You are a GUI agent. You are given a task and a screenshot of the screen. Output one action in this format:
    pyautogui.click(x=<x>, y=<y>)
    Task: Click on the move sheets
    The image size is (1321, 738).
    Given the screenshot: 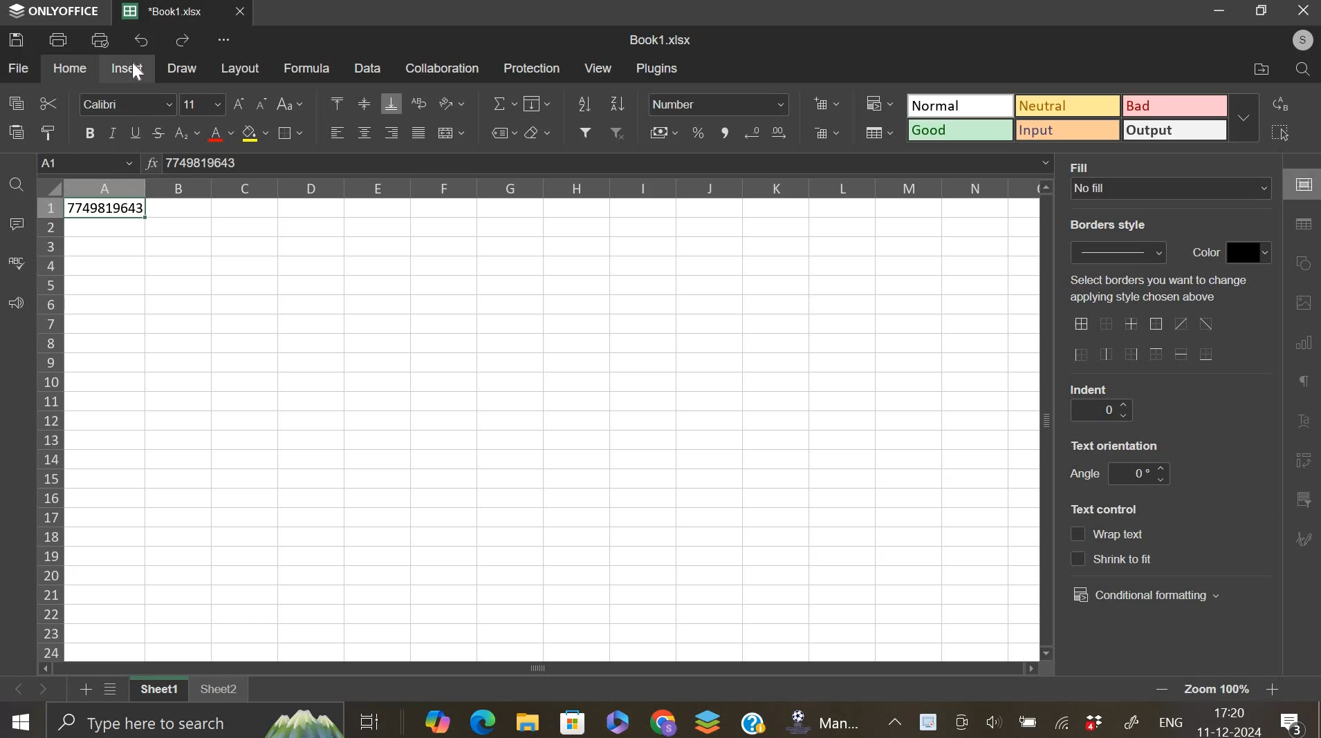 What is the action you would take?
    pyautogui.click(x=33, y=688)
    